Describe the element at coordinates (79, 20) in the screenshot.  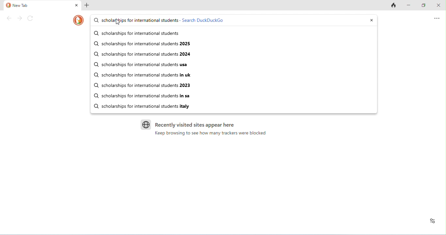
I see `DuckDuckGo logo` at that location.